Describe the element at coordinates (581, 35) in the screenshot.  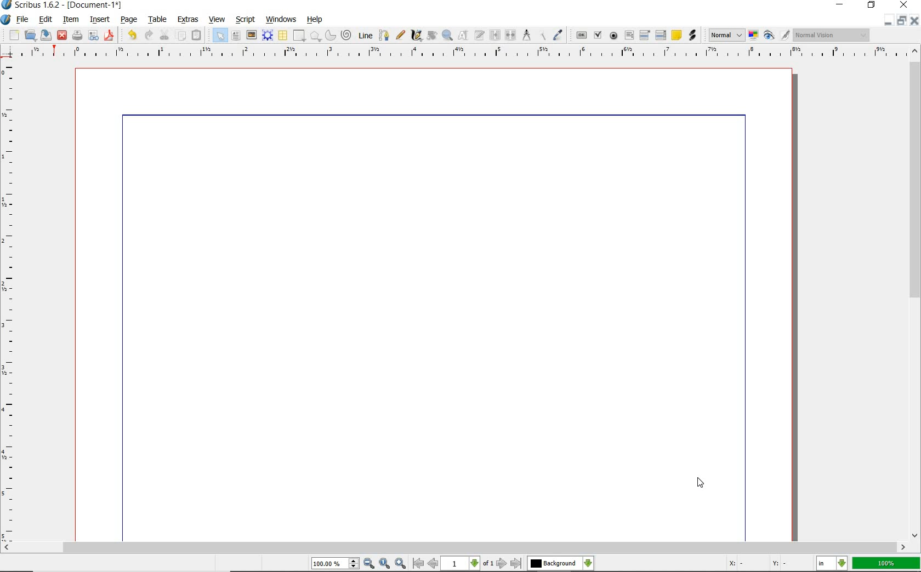
I see `pdf push button` at that location.